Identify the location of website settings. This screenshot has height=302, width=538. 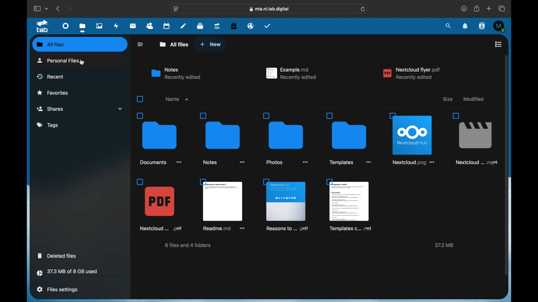
(176, 9).